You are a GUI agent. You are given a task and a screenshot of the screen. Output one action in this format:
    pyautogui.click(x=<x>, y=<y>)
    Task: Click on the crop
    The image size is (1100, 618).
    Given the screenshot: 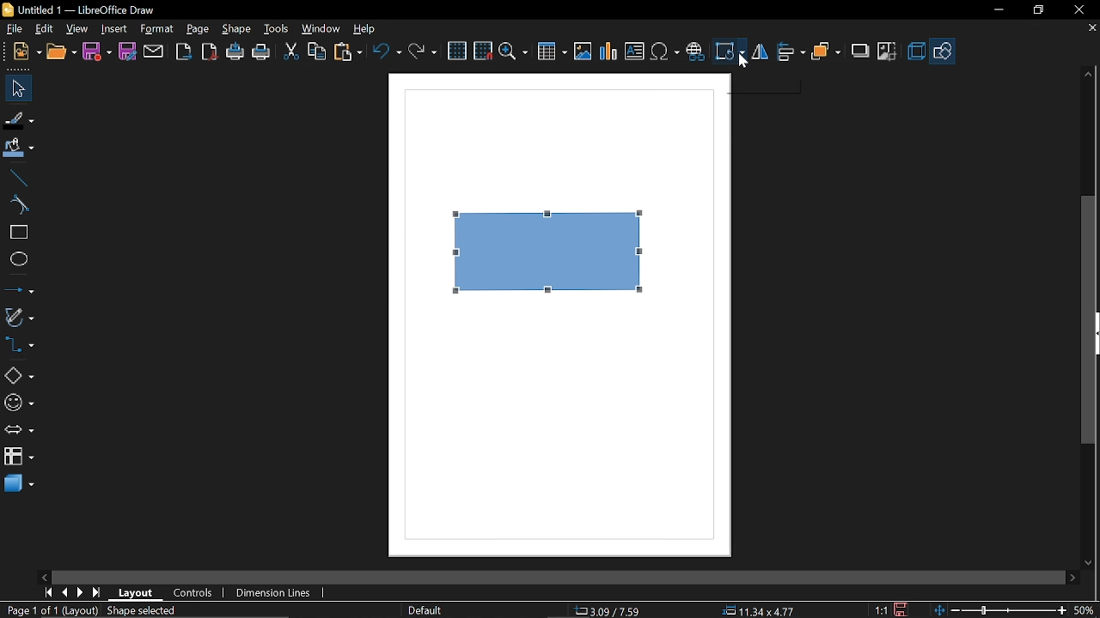 What is the action you would take?
    pyautogui.click(x=888, y=50)
    